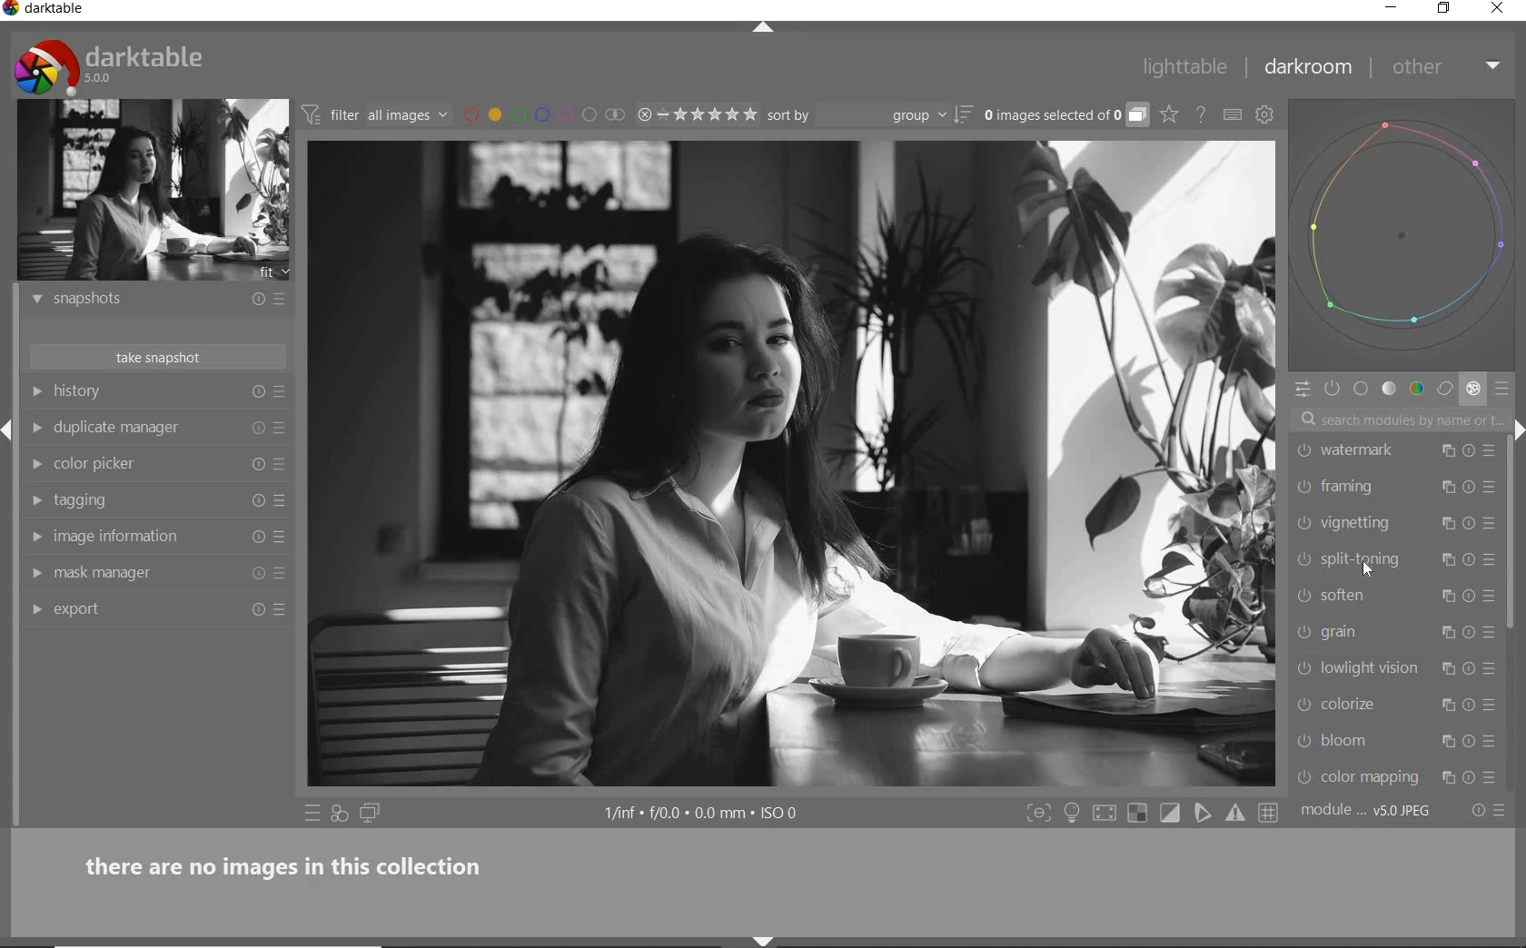 The width and height of the screenshot is (1526, 948). I want to click on filter by images color label, so click(543, 114).